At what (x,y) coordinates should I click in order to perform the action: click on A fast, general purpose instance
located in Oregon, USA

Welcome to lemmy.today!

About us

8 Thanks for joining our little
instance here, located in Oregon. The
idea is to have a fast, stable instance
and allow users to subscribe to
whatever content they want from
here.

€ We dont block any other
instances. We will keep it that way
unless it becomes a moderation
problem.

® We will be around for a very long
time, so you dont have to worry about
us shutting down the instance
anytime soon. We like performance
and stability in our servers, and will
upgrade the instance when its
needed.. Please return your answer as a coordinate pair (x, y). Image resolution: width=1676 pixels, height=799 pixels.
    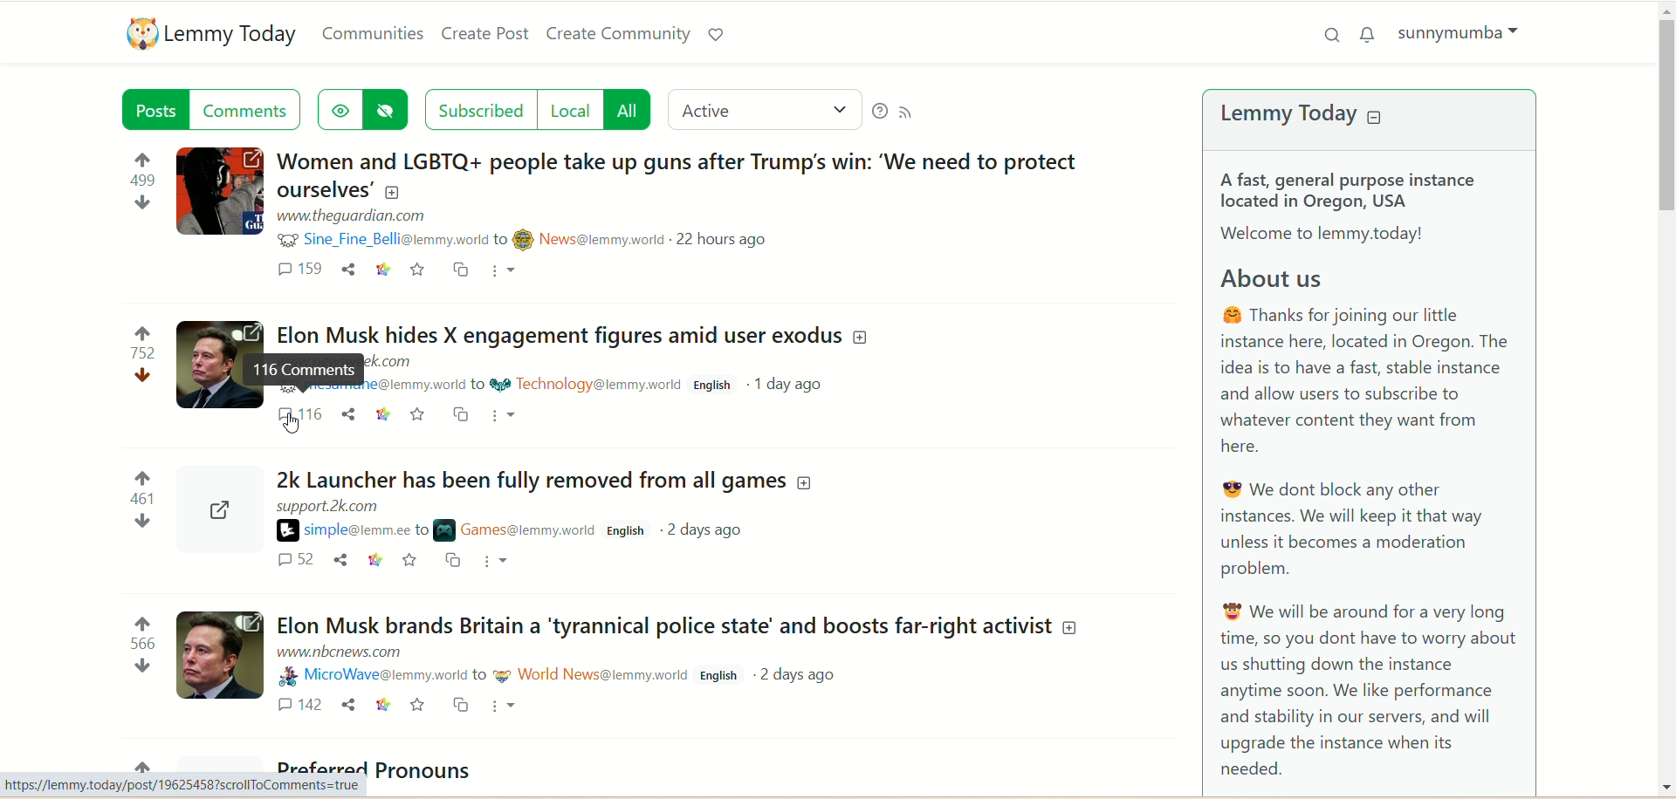
    Looking at the image, I should click on (1367, 470).